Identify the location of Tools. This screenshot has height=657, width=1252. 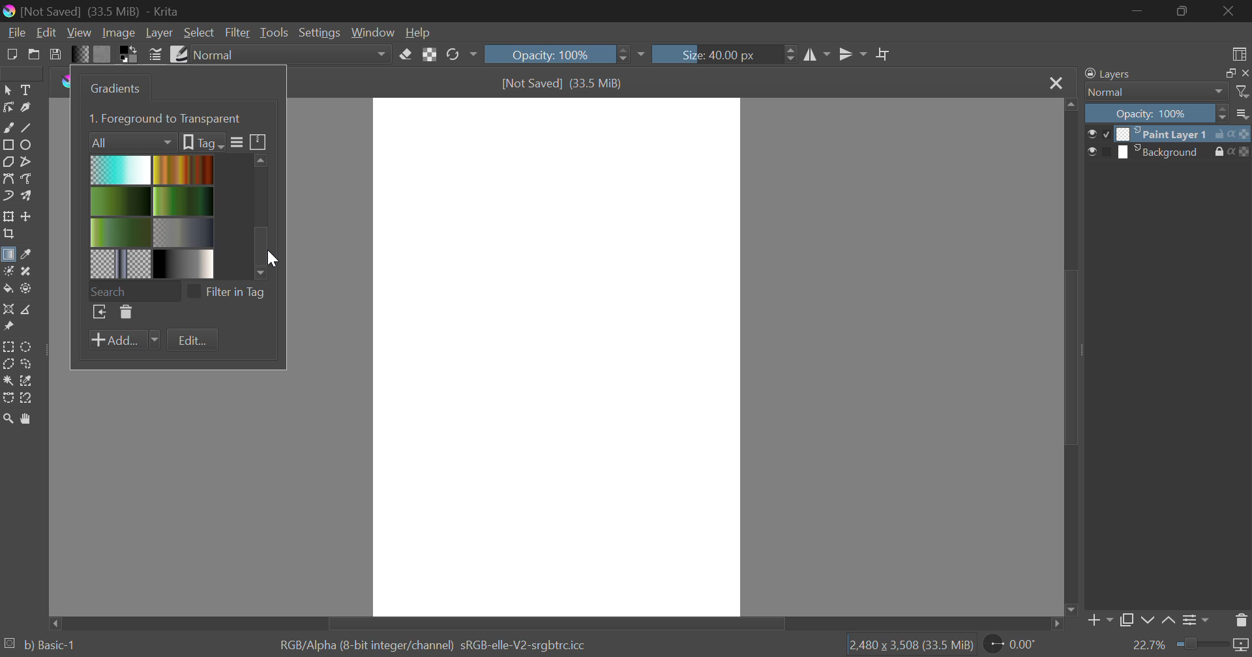
(274, 33).